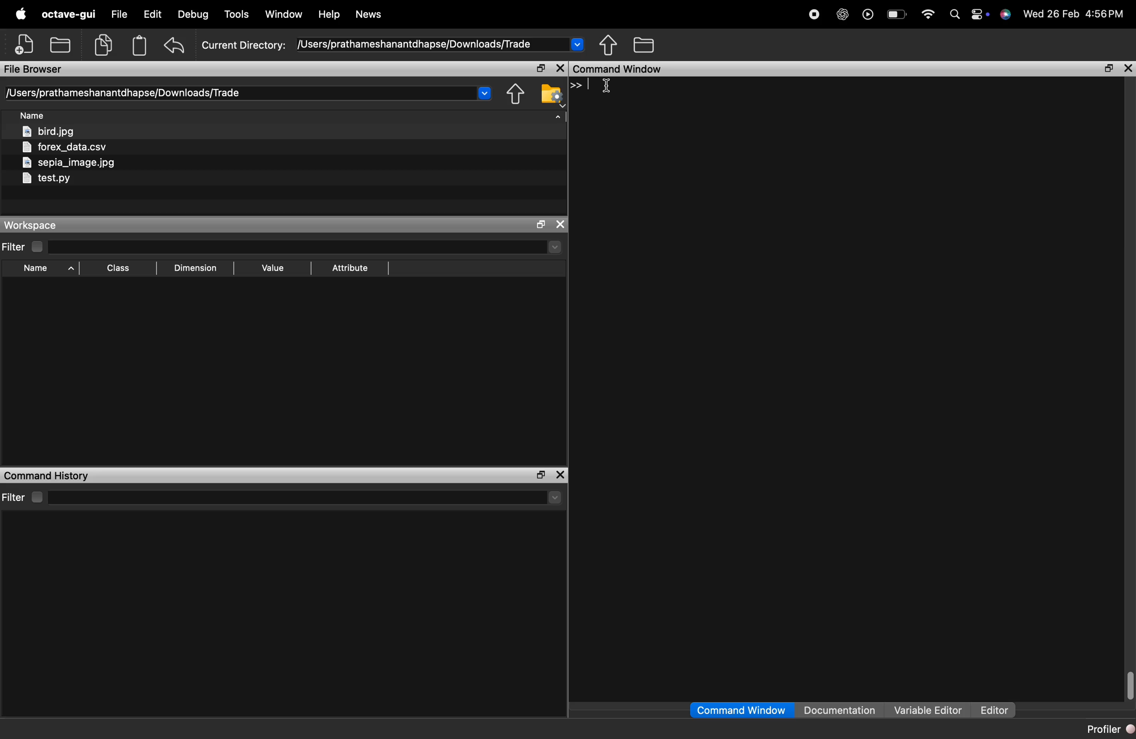 The width and height of the screenshot is (1136, 739). What do you see at coordinates (244, 45) in the screenshot?
I see `Current Directory:` at bounding box center [244, 45].